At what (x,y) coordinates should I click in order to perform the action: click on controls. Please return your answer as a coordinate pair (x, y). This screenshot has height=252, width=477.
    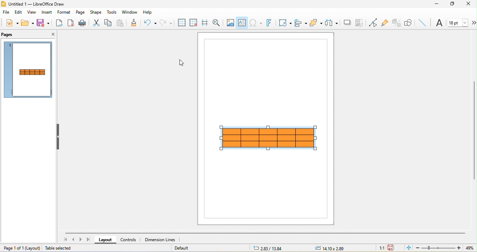
    Looking at the image, I should click on (130, 239).